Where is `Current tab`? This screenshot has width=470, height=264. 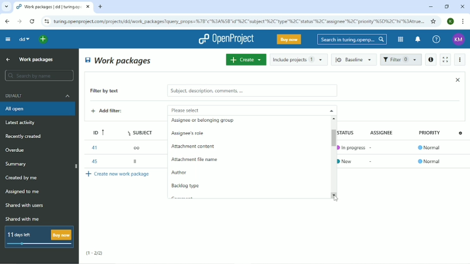 Current tab is located at coordinates (53, 7).